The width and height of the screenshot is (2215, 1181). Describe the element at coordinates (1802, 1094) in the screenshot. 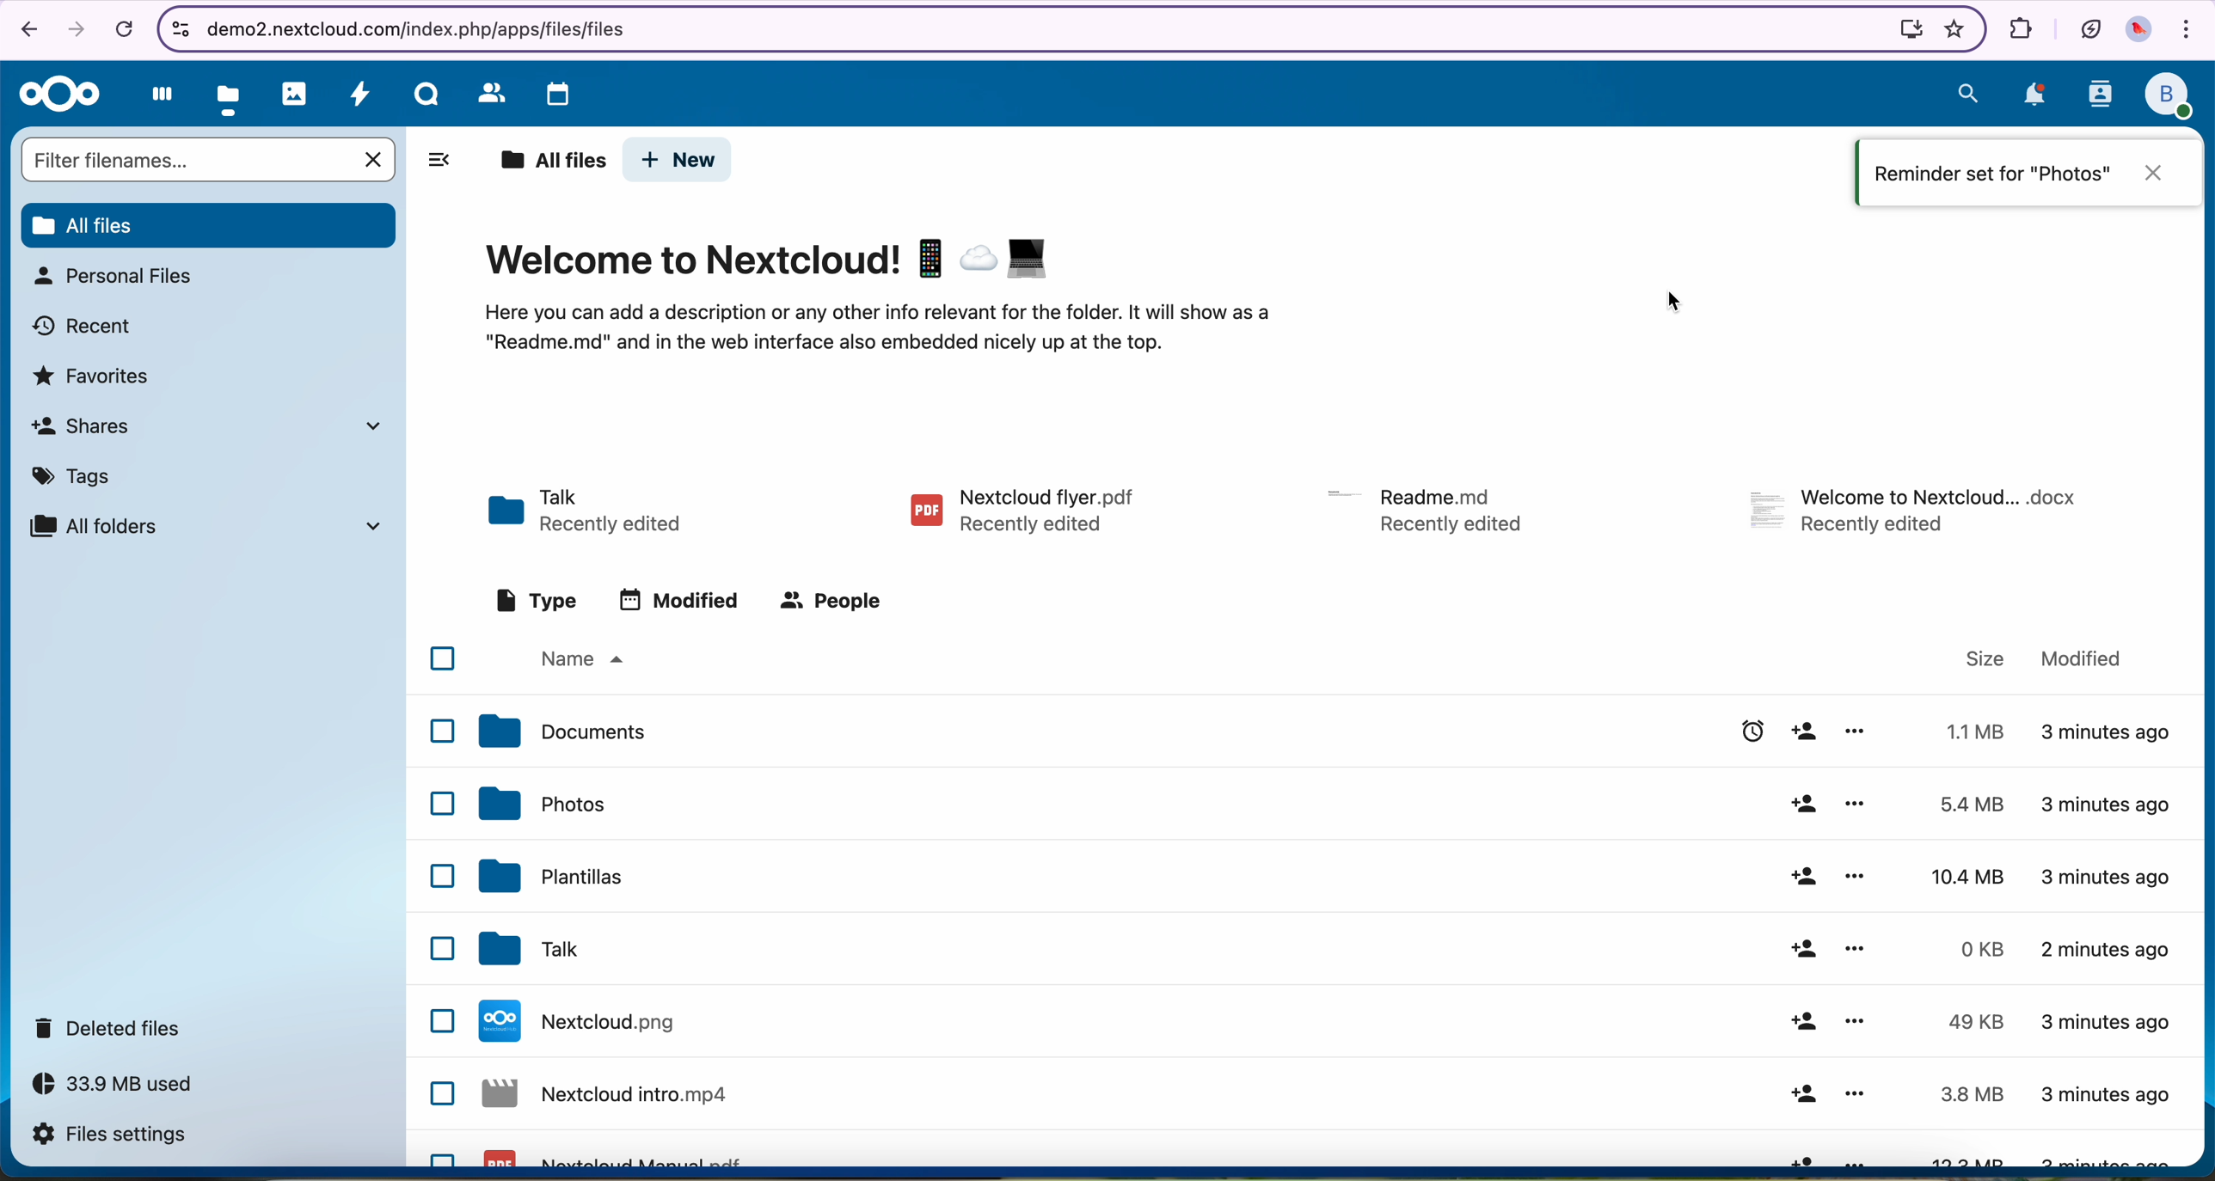

I see `share` at that location.